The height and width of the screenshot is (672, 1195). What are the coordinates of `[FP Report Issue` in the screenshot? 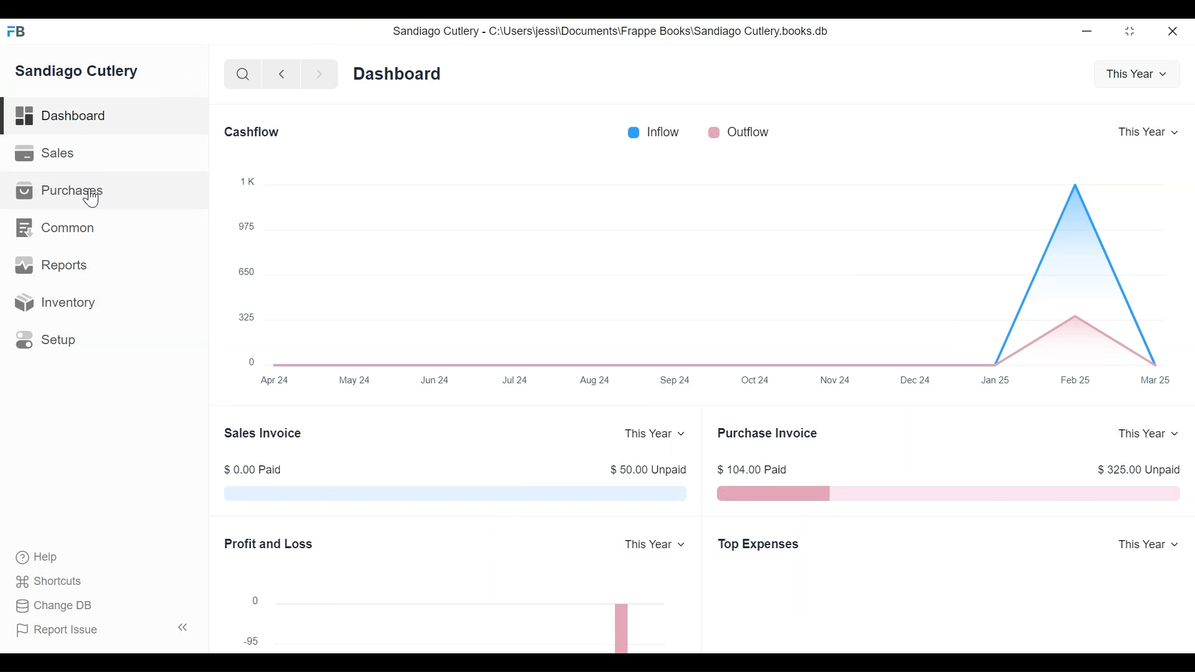 It's located at (61, 633).